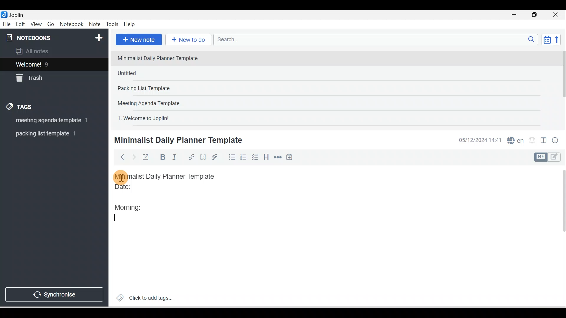 This screenshot has width=566, height=318. What do you see at coordinates (243, 157) in the screenshot?
I see `Numbered list` at bounding box center [243, 157].